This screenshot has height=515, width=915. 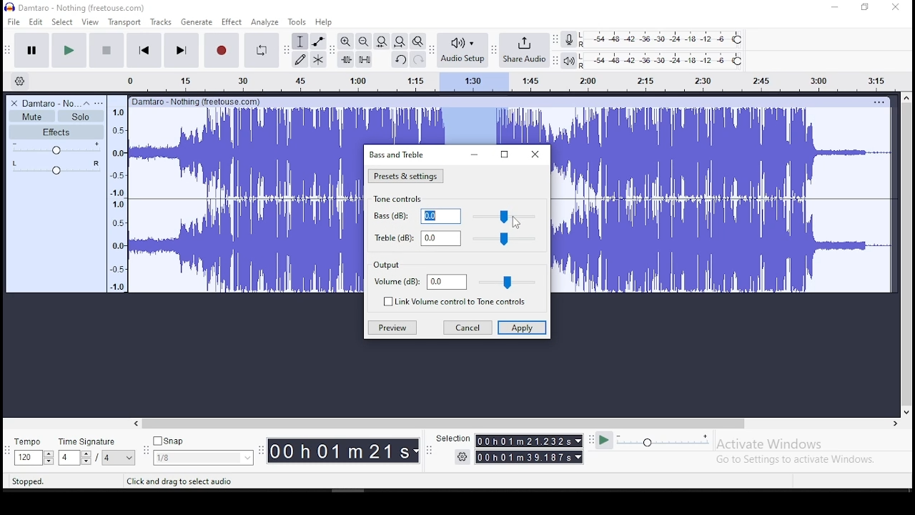 I want to click on solo, so click(x=81, y=117).